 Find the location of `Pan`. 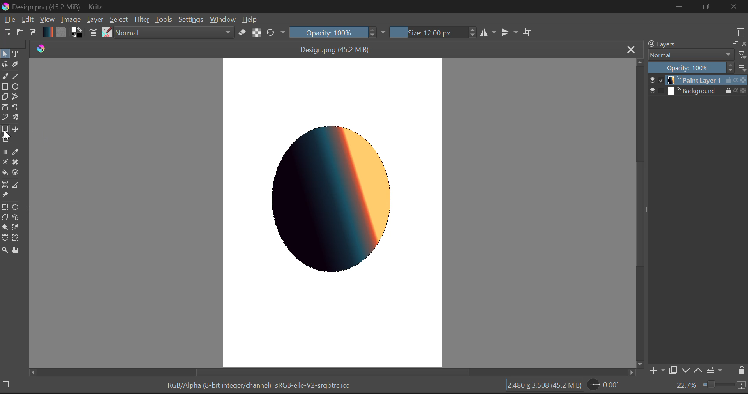

Pan is located at coordinates (16, 251).